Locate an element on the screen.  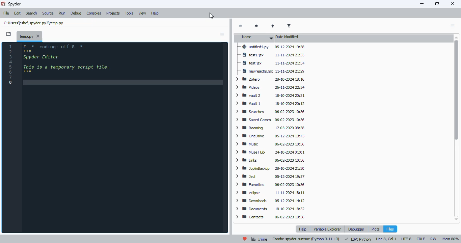
minimize is located at coordinates (422, 4).